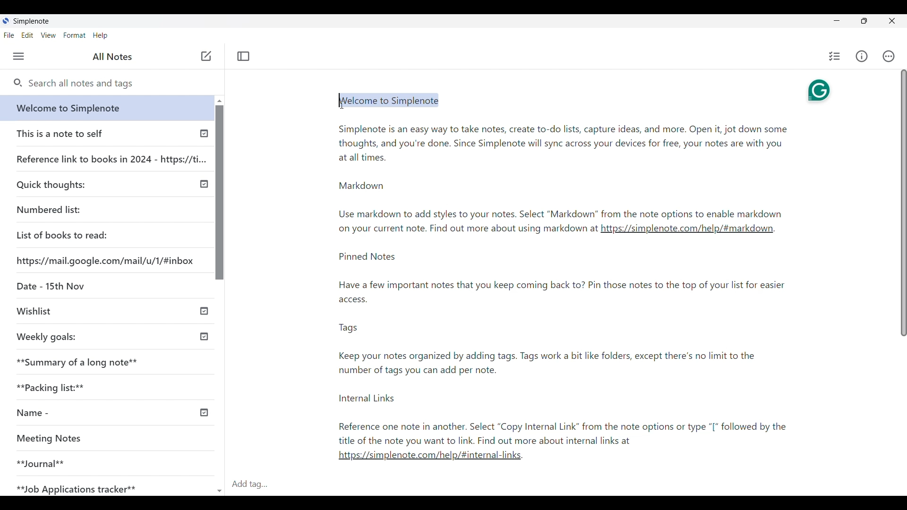  I want to click on Browser link, so click(105, 261).